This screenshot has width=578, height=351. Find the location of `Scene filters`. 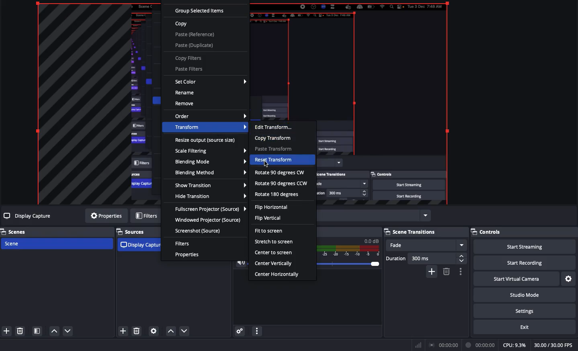

Scene filters is located at coordinates (37, 331).